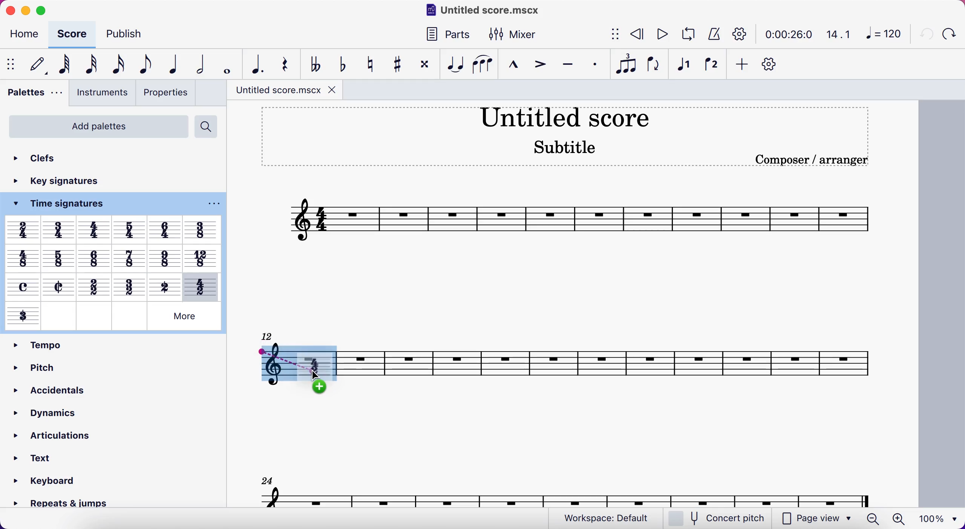  Describe the element at coordinates (285, 64) in the screenshot. I see `rest` at that location.